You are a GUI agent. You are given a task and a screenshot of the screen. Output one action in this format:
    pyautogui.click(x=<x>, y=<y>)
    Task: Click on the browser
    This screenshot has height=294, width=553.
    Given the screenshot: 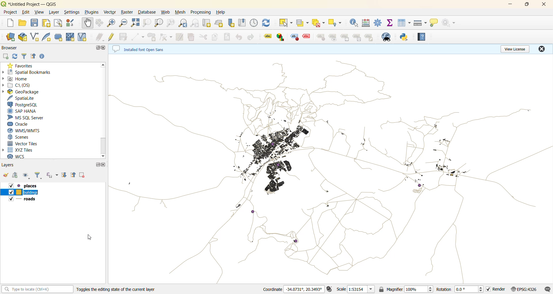 What is the action you would take?
    pyautogui.click(x=9, y=48)
    